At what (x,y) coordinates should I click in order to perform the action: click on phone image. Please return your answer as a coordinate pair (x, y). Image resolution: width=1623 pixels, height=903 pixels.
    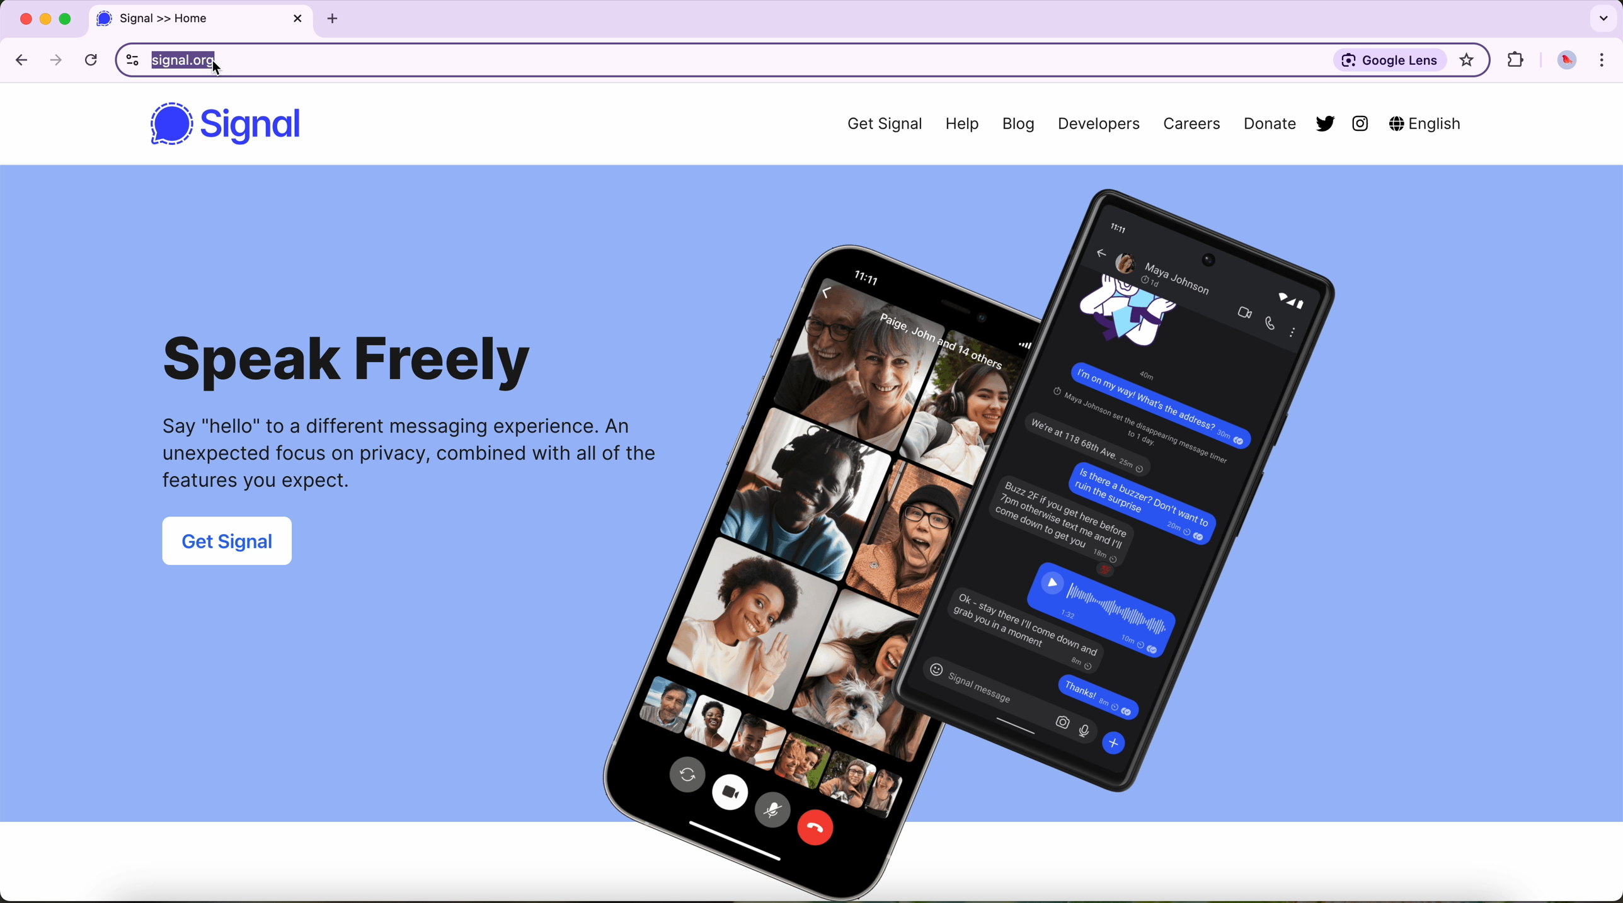
    Looking at the image, I should click on (1012, 537).